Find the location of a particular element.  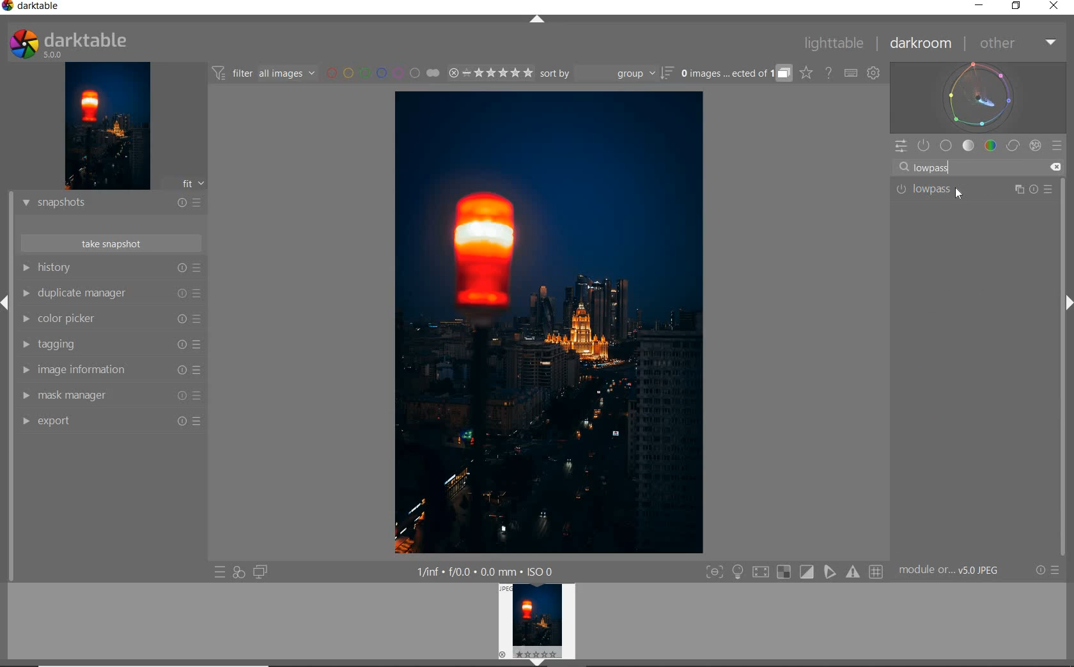

MODULE...v5.0 JPEG is located at coordinates (962, 572).